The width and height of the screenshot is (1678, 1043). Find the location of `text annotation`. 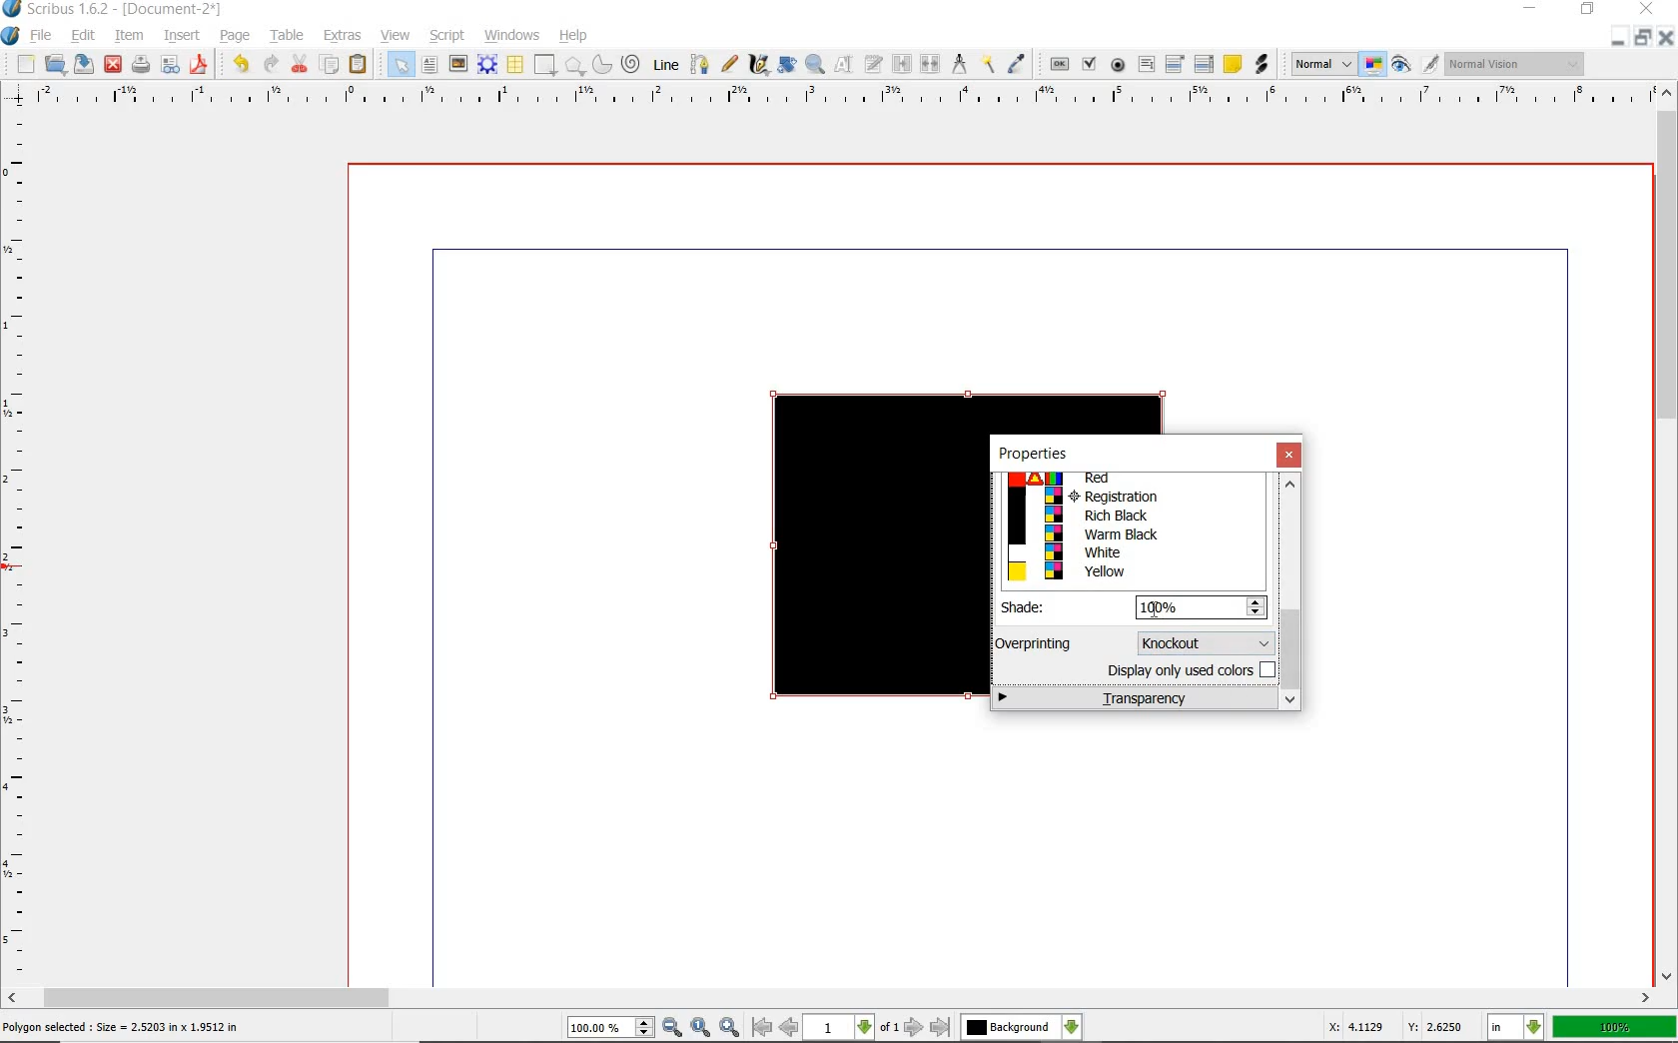

text annotation is located at coordinates (1233, 64).